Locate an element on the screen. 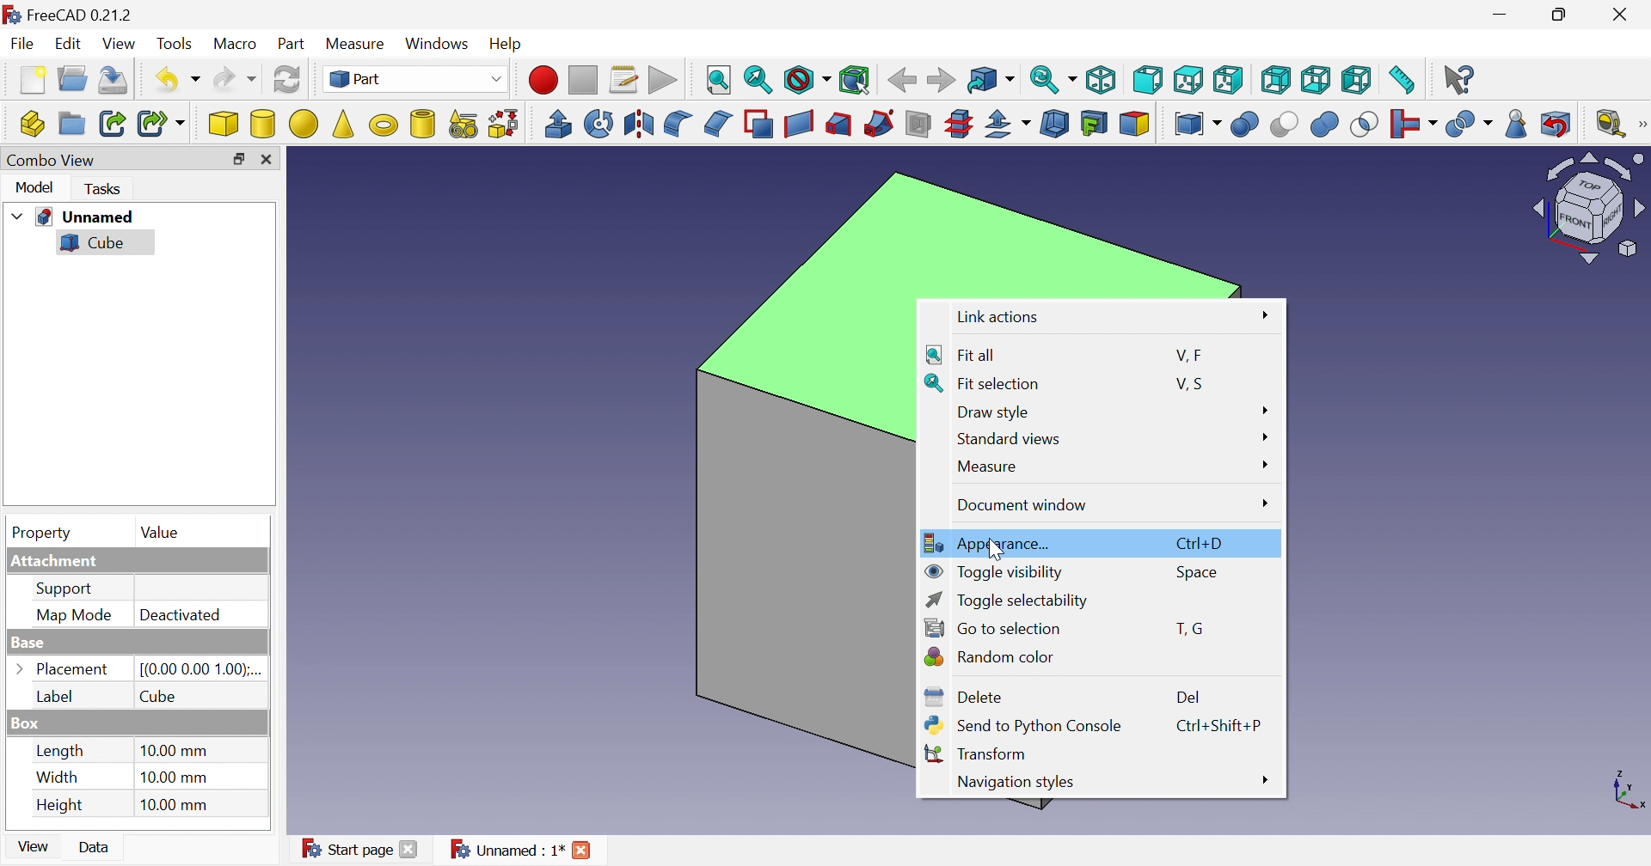 This screenshot has height=866, width=1651. Transform is located at coordinates (980, 753).